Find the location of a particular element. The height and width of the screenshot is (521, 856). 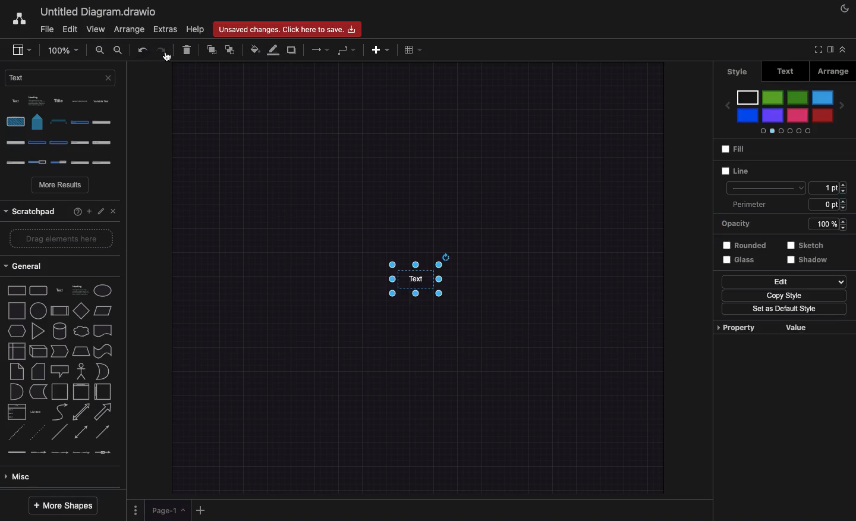

Help is located at coordinates (73, 211).